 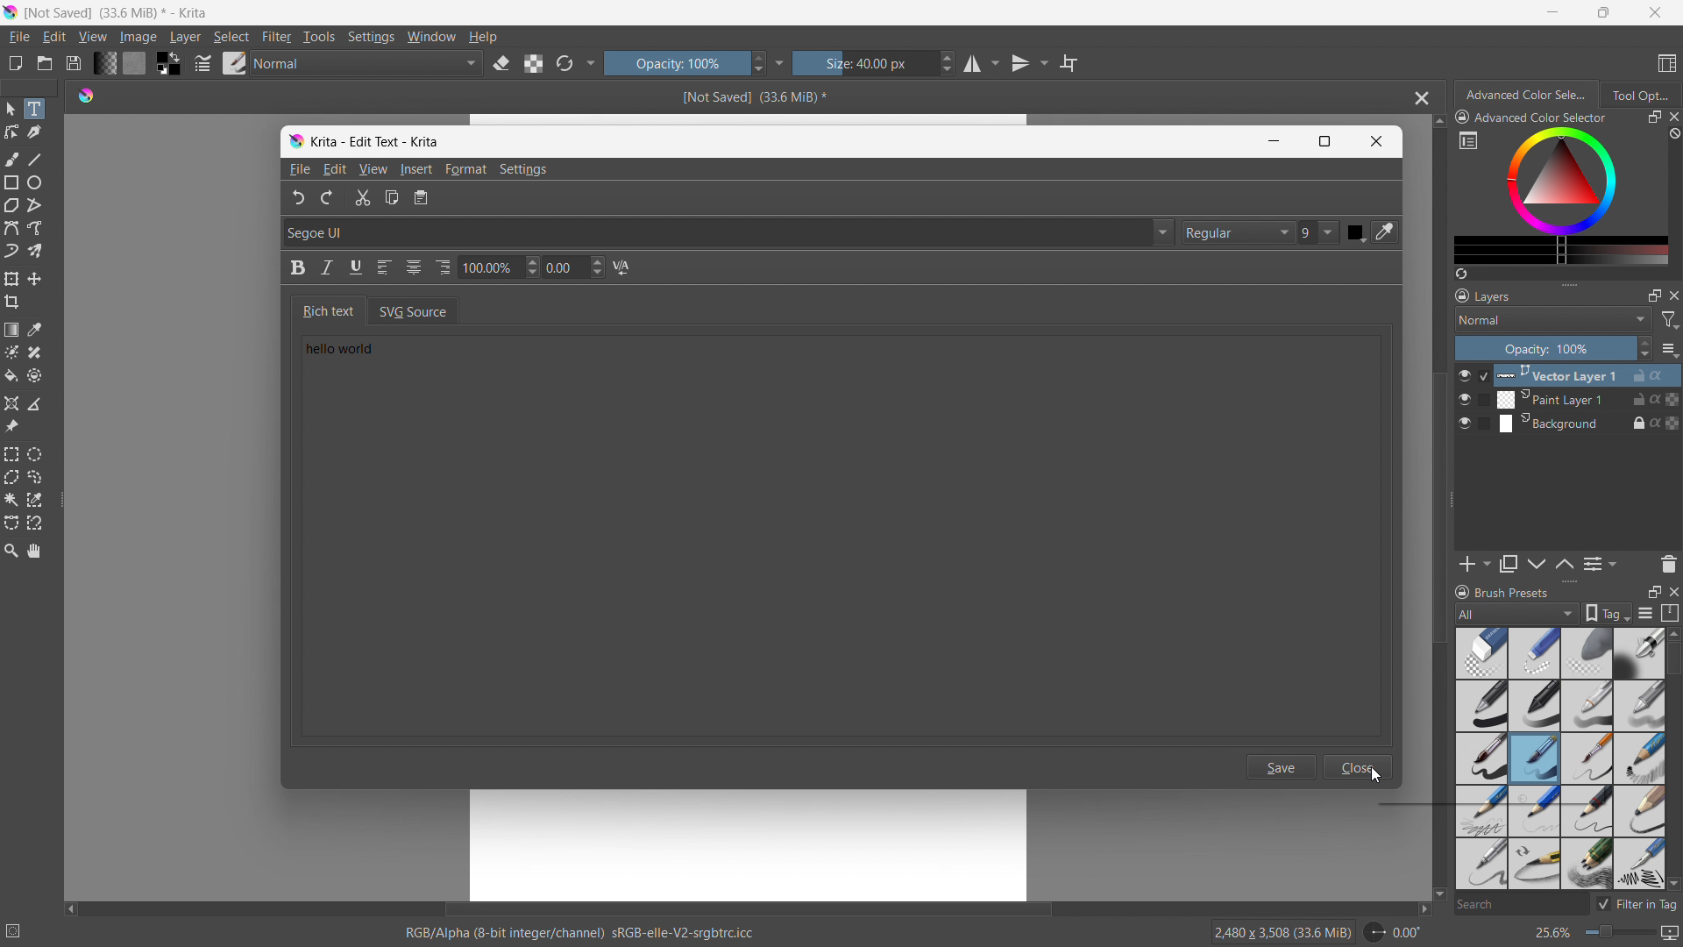 I want to click on edit, so click(x=53, y=38).